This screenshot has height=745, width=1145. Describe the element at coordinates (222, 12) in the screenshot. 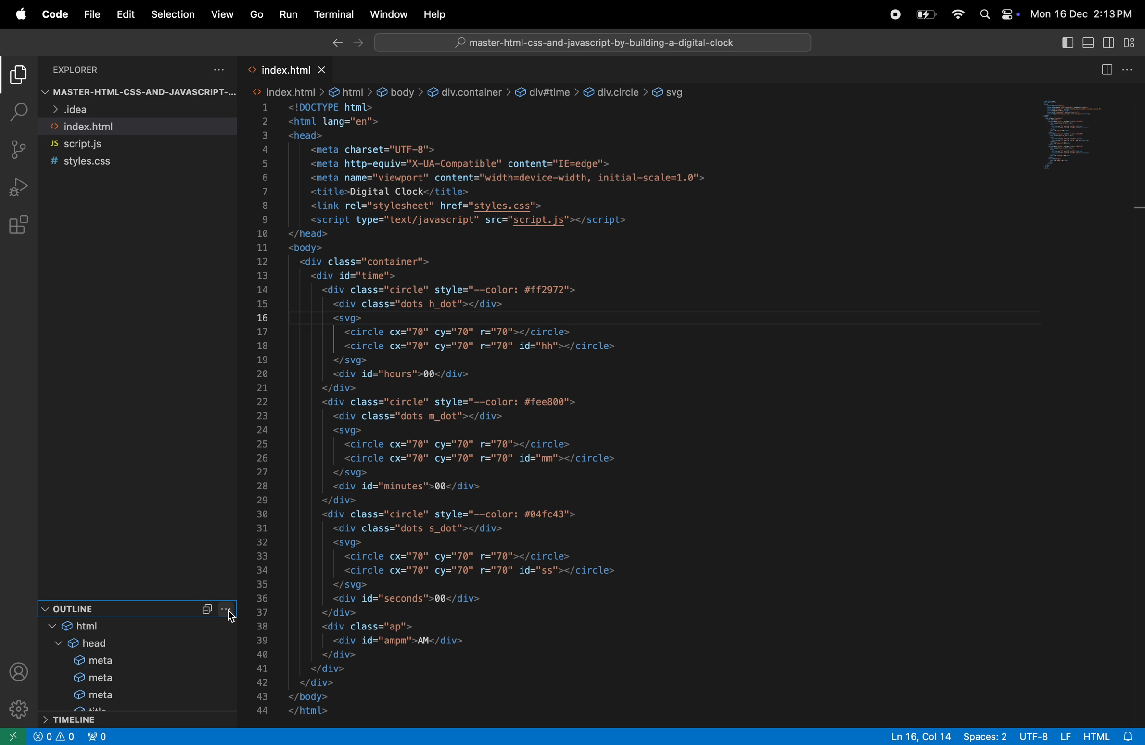

I see `view` at that location.